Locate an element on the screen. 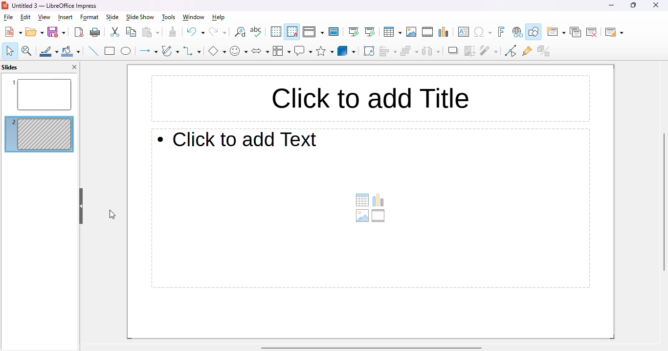 The image size is (668, 351). export directly as PDF is located at coordinates (79, 32).